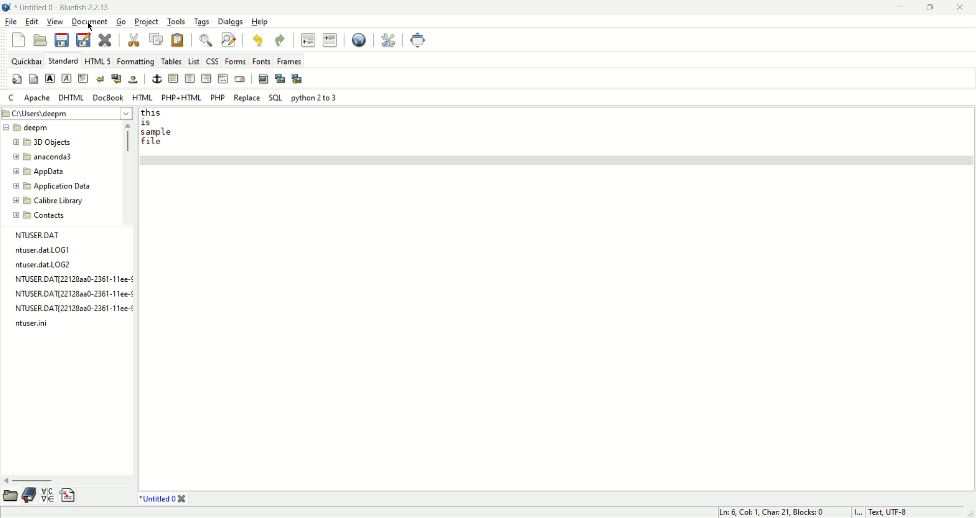 The width and height of the screenshot is (976, 518). What do you see at coordinates (157, 39) in the screenshot?
I see `copy` at bounding box center [157, 39].